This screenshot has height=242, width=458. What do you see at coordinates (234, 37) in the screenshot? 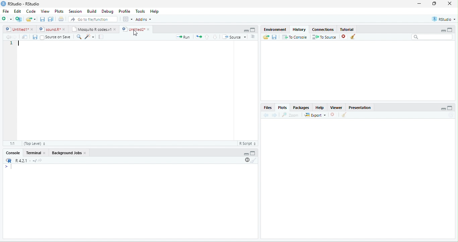
I see `Source` at bounding box center [234, 37].